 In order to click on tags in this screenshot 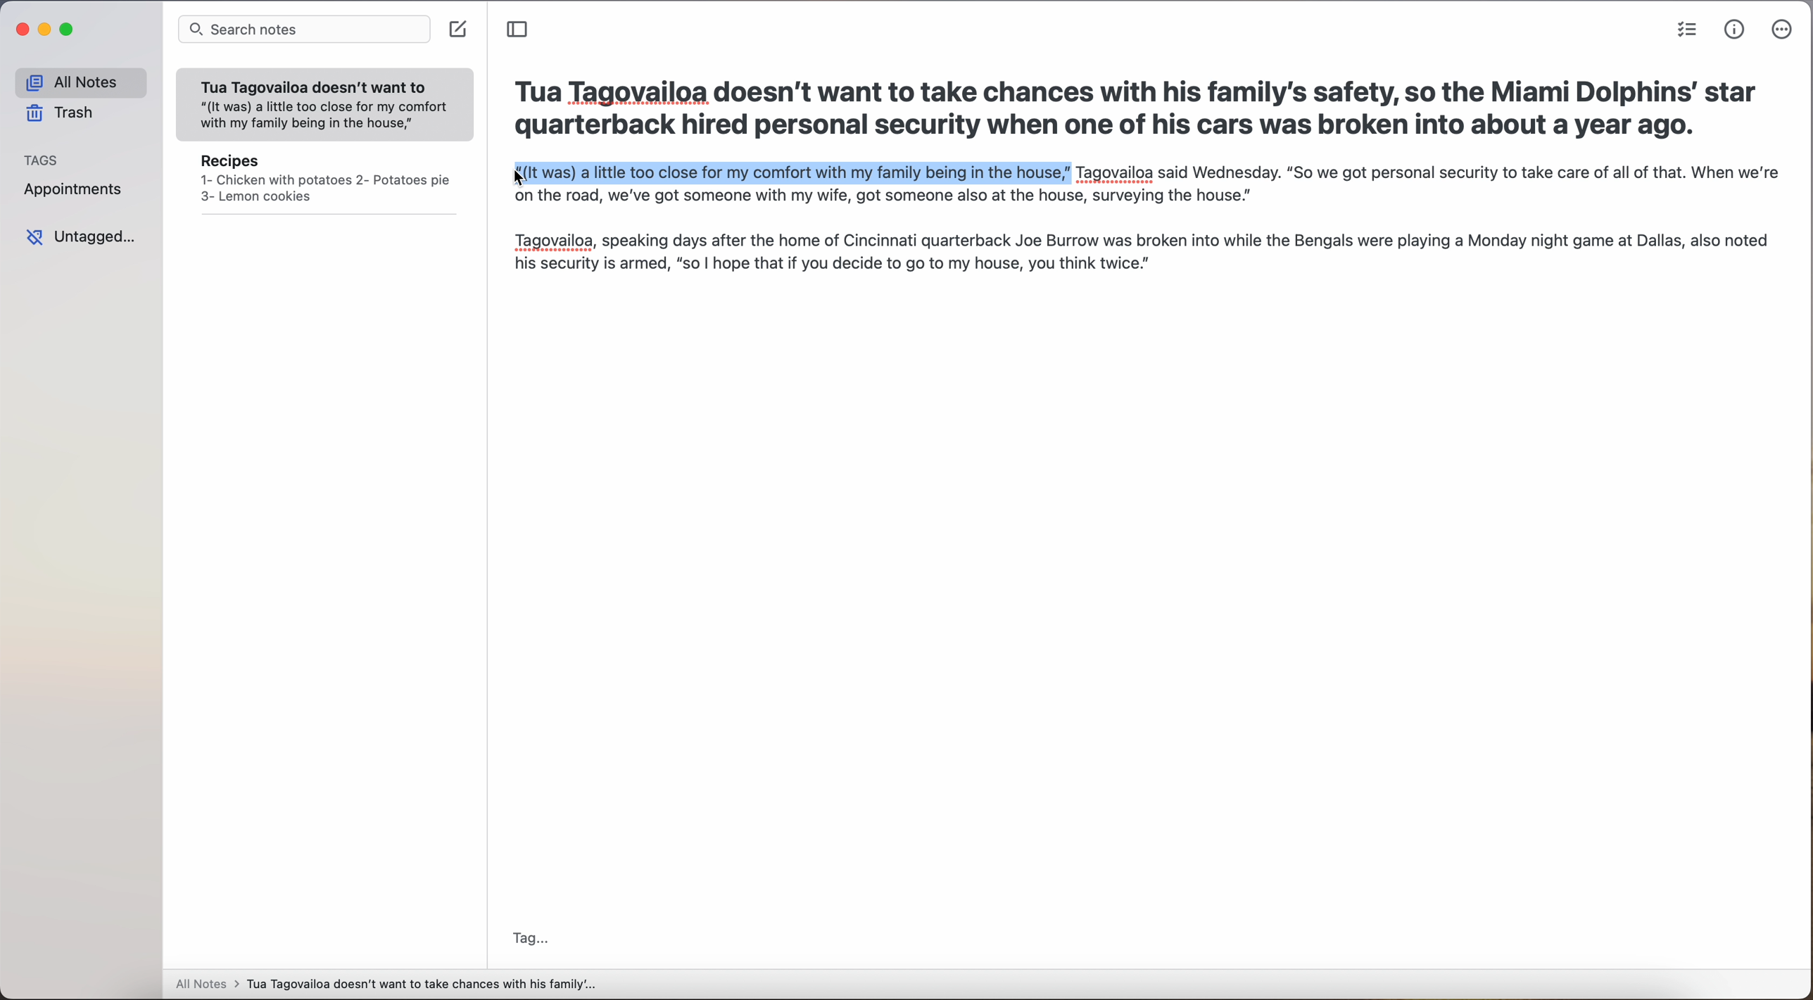, I will do `click(42, 159)`.